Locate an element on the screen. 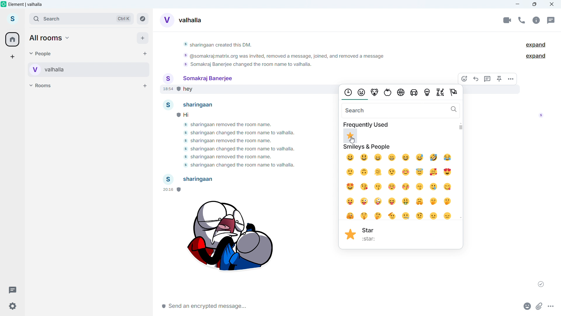 This screenshot has height=316, width=561. Star Emoji is located at coordinates (351, 234).